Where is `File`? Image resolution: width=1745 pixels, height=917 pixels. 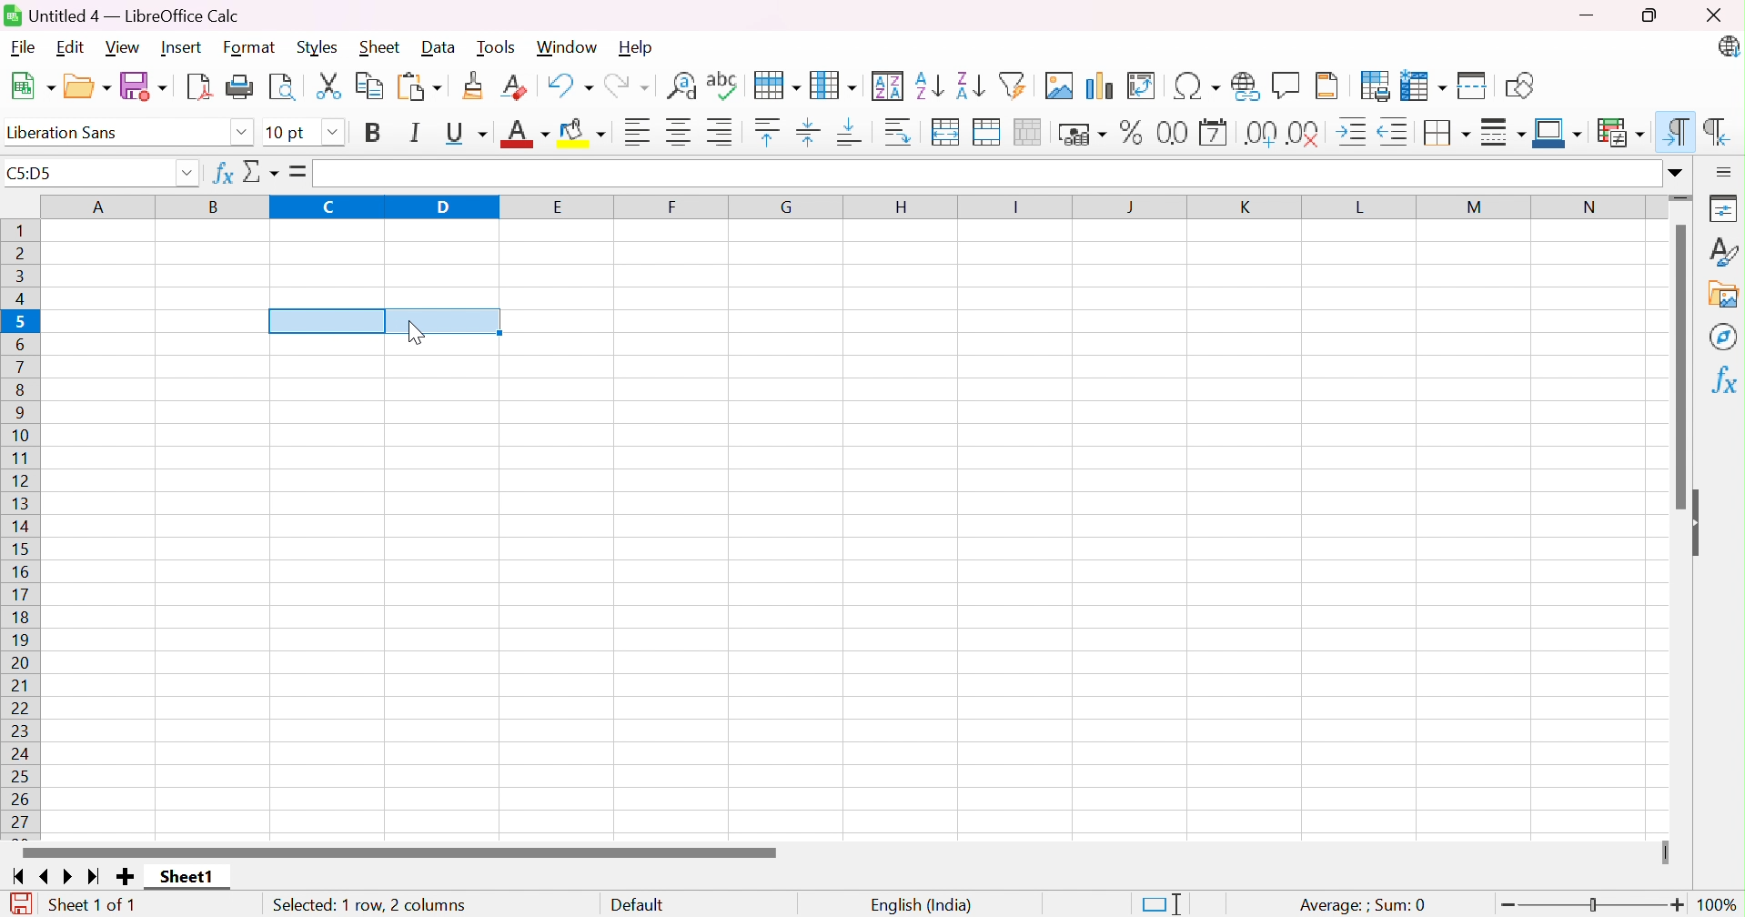 File is located at coordinates (21, 48).